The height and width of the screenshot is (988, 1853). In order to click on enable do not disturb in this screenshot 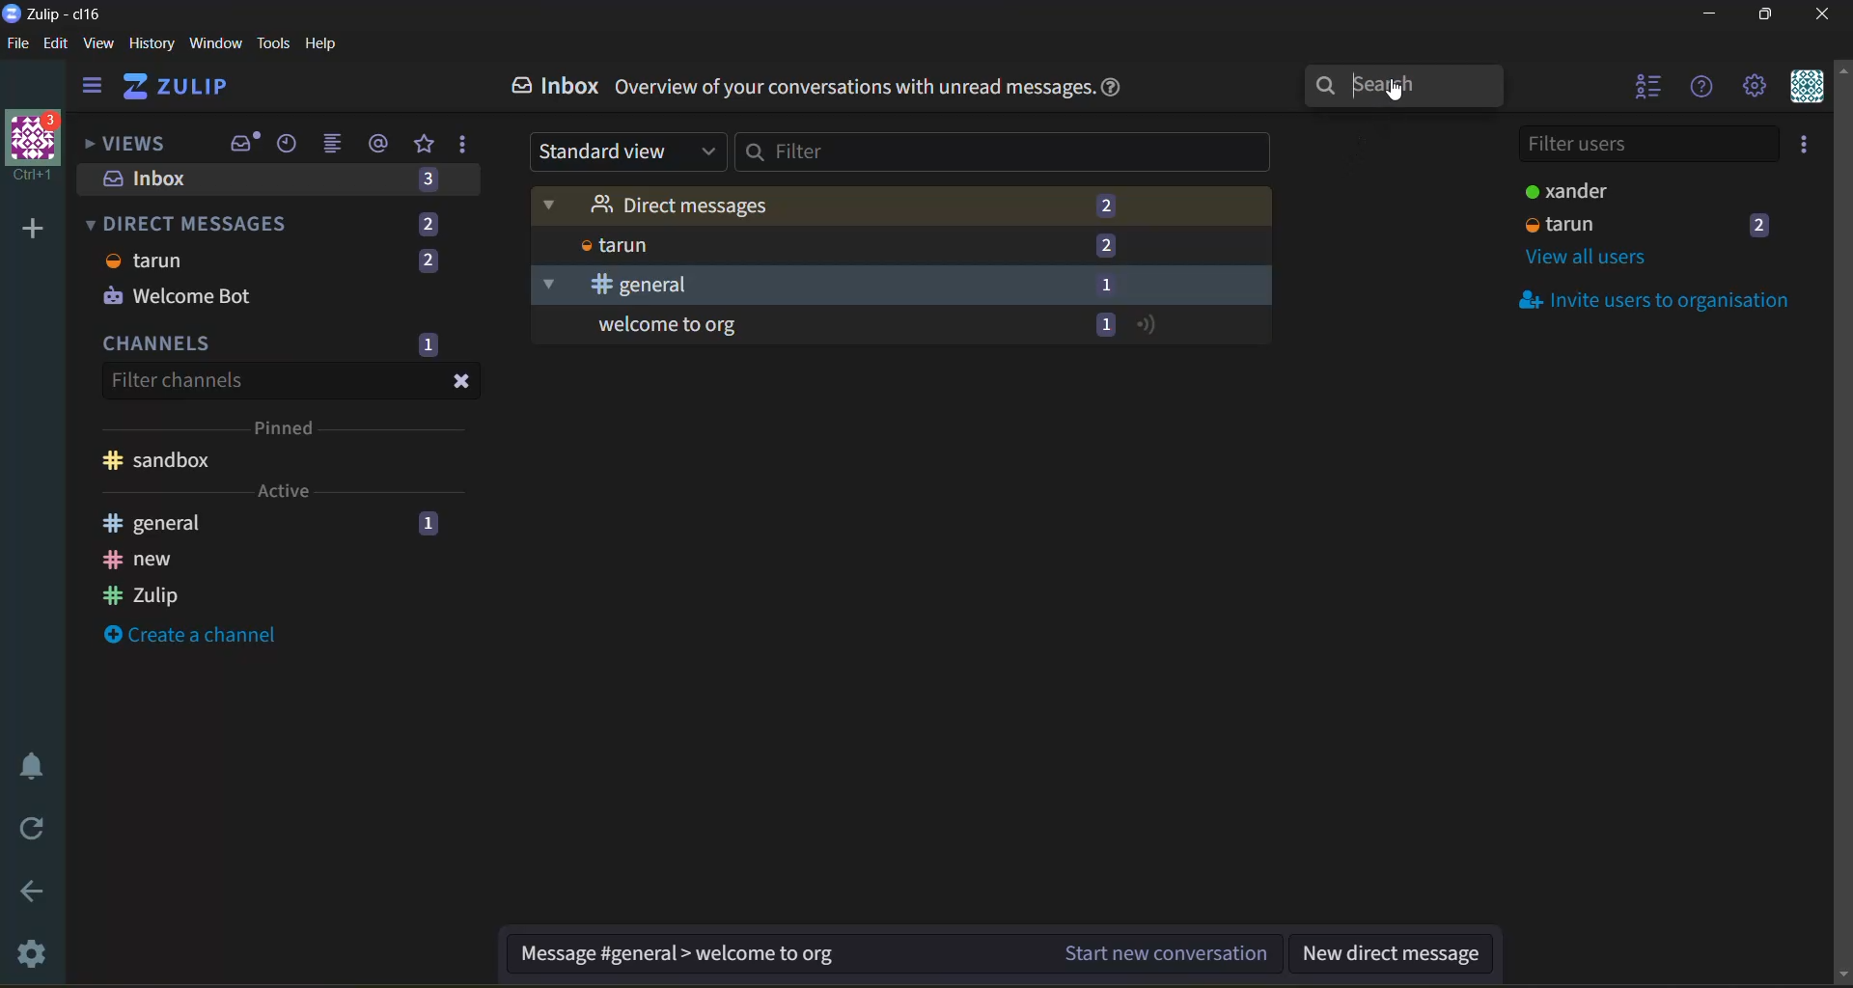, I will do `click(39, 763)`.